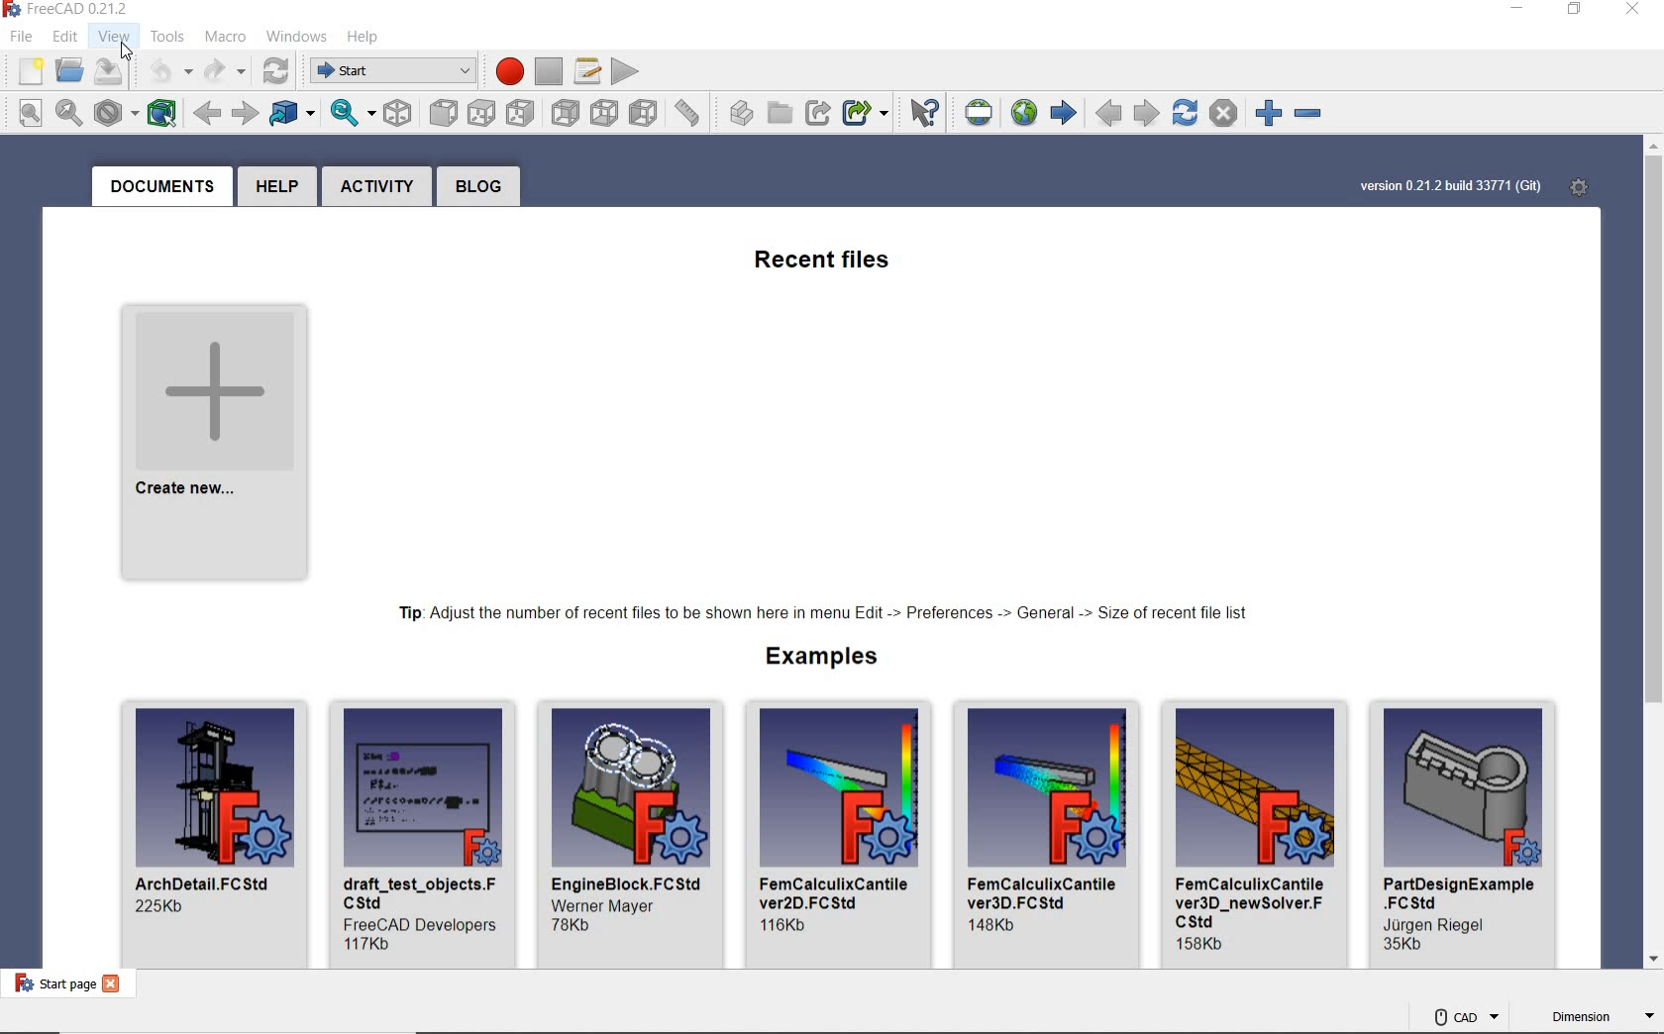 This screenshot has height=1034, width=1664. Describe the element at coordinates (567, 114) in the screenshot. I see `rear` at that location.